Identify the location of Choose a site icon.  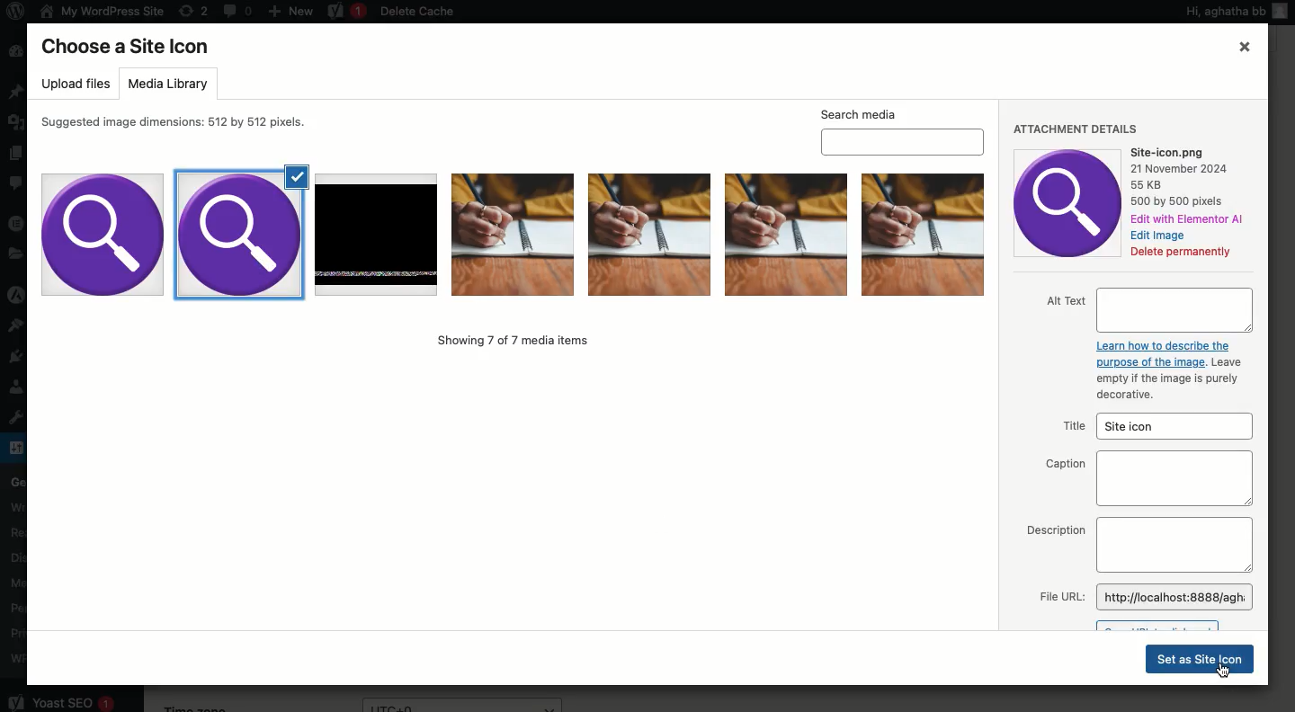
(128, 47).